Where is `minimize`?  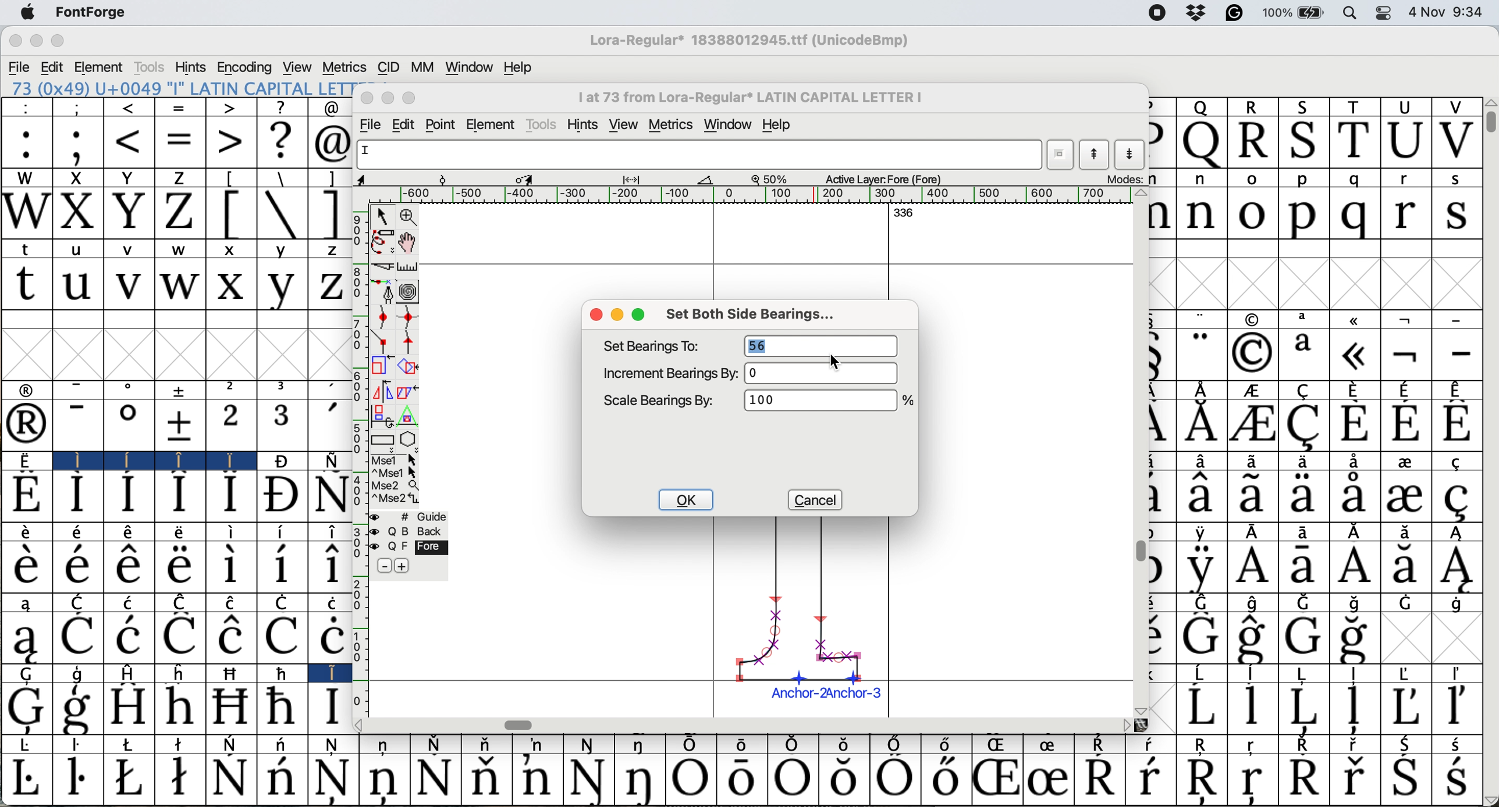
minimize is located at coordinates (35, 40).